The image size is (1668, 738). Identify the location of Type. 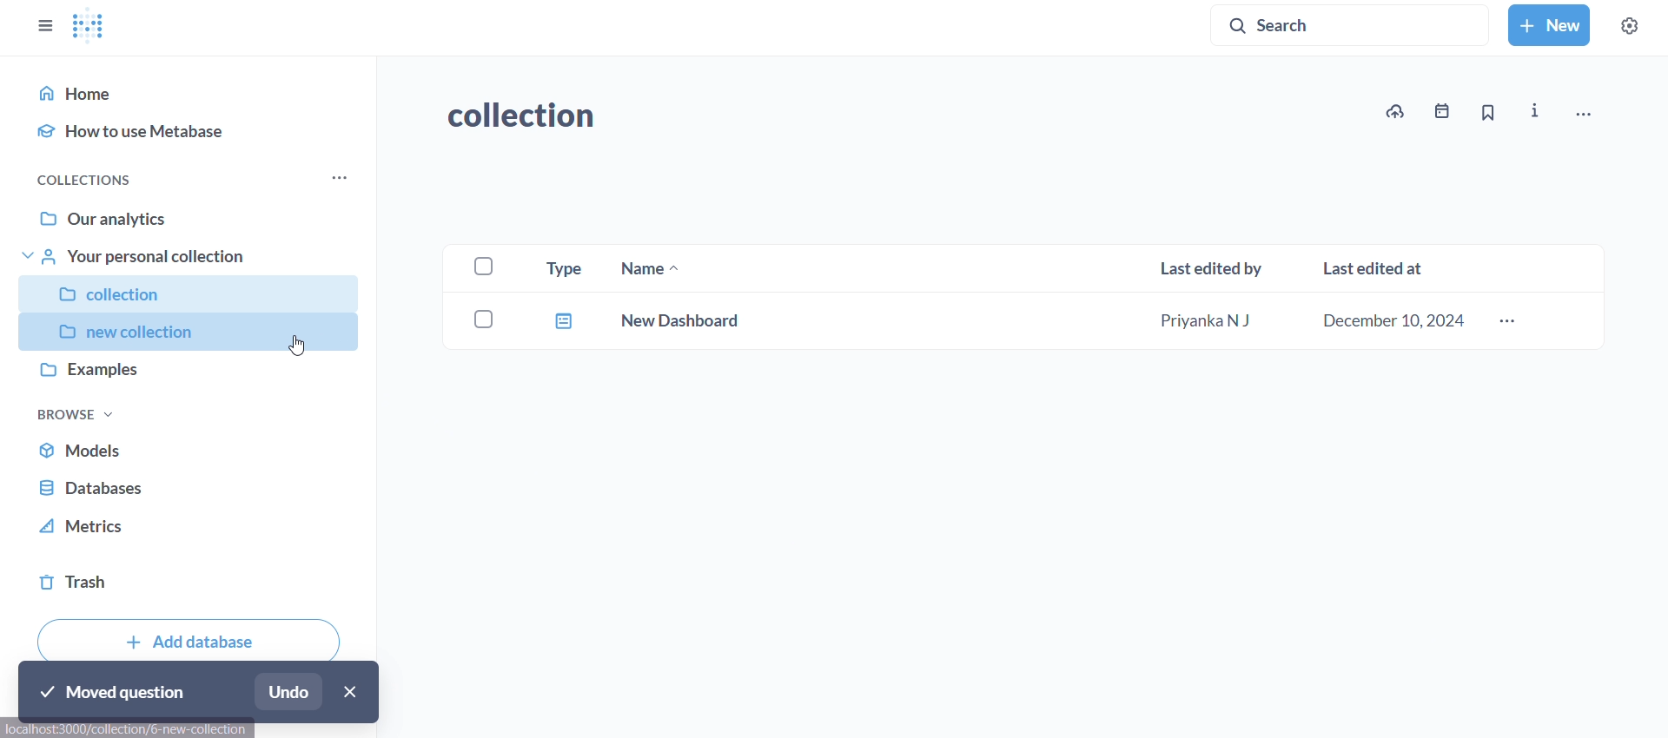
(558, 267).